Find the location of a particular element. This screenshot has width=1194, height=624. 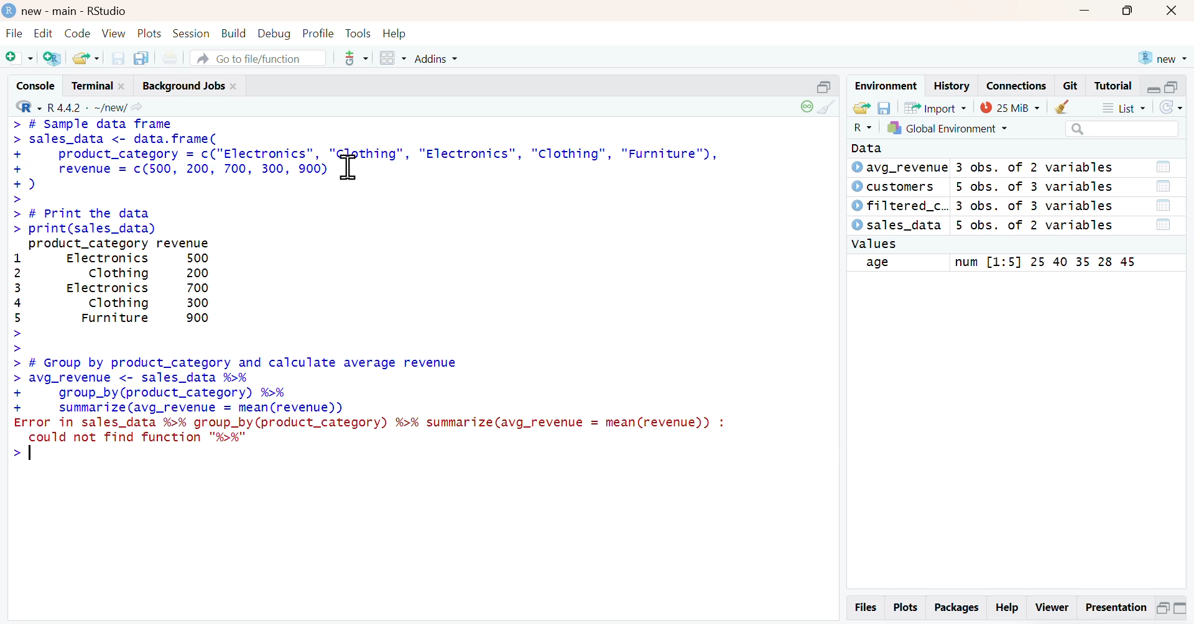

Open dataset in table view is located at coordinates (1163, 196).